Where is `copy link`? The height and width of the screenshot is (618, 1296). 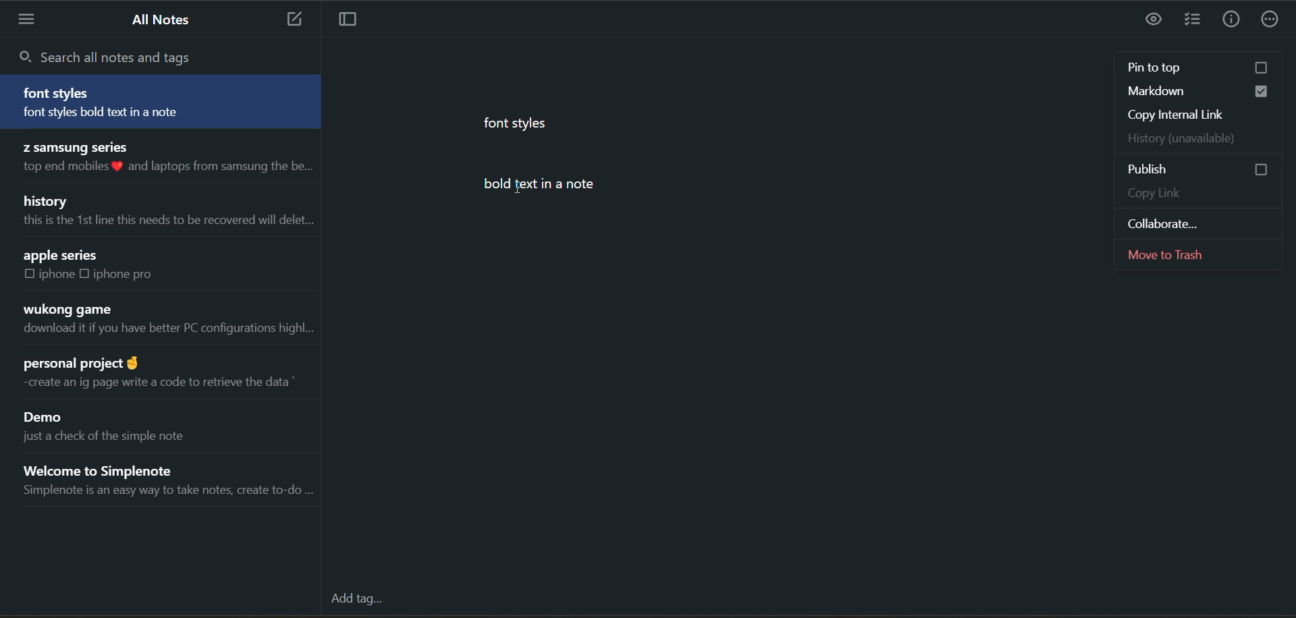 copy link is located at coordinates (1199, 196).